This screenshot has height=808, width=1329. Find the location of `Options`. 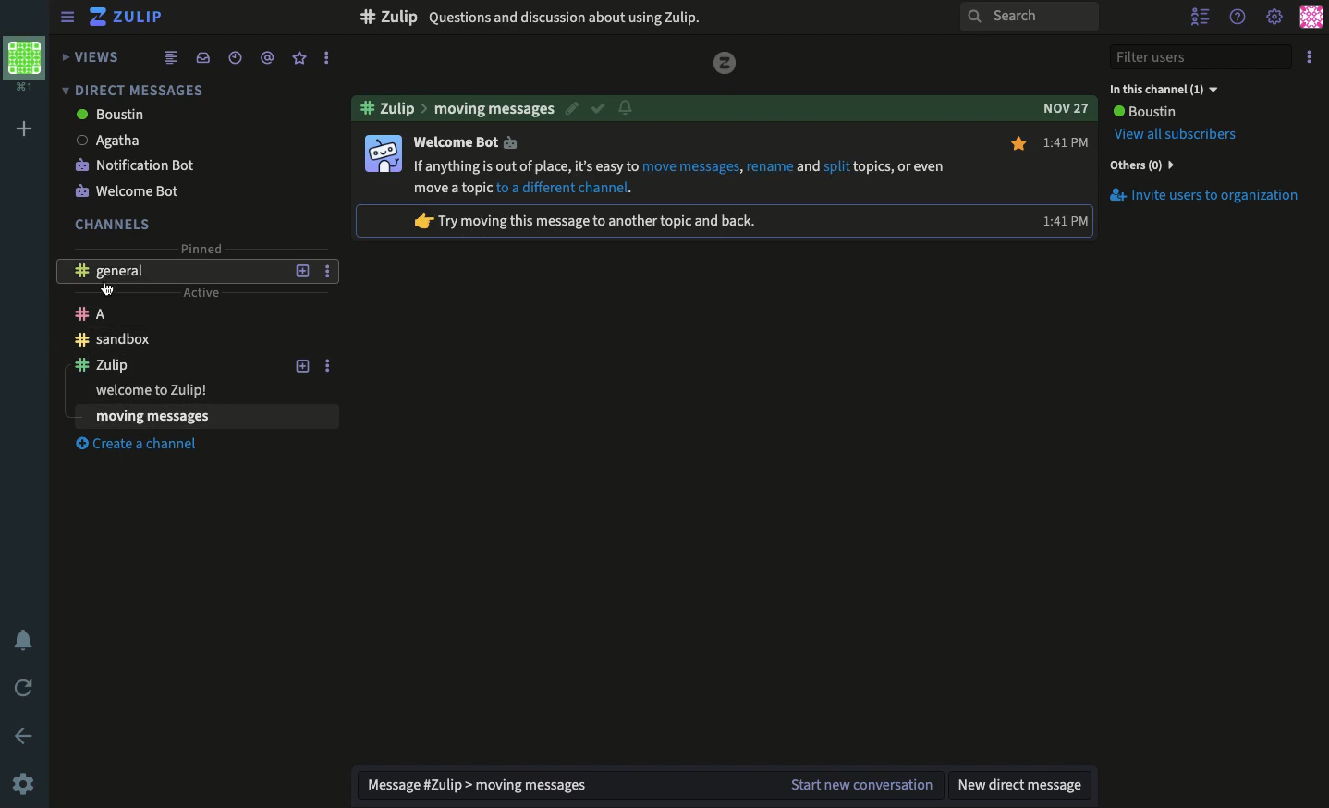

Options is located at coordinates (325, 58).